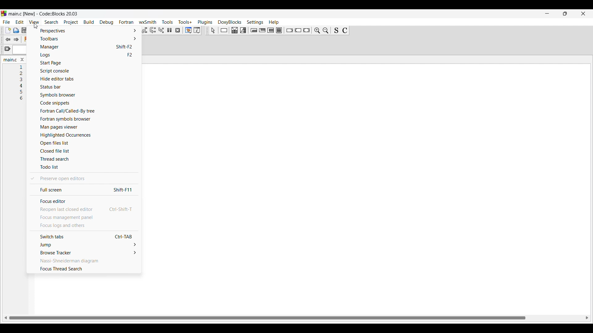  What do you see at coordinates (583, 14) in the screenshot?
I see `Close interface` at bounding box center [583, 14].